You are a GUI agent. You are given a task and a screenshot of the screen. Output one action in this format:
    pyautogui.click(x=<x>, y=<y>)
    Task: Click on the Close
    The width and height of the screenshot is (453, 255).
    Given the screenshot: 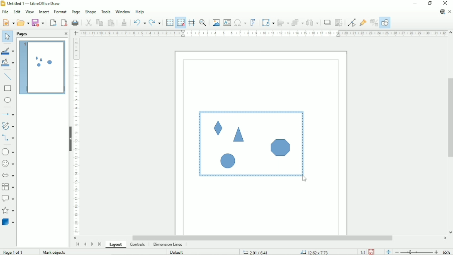 What is the action you would take?
    pyautogui.click(x=65, y=34)
    